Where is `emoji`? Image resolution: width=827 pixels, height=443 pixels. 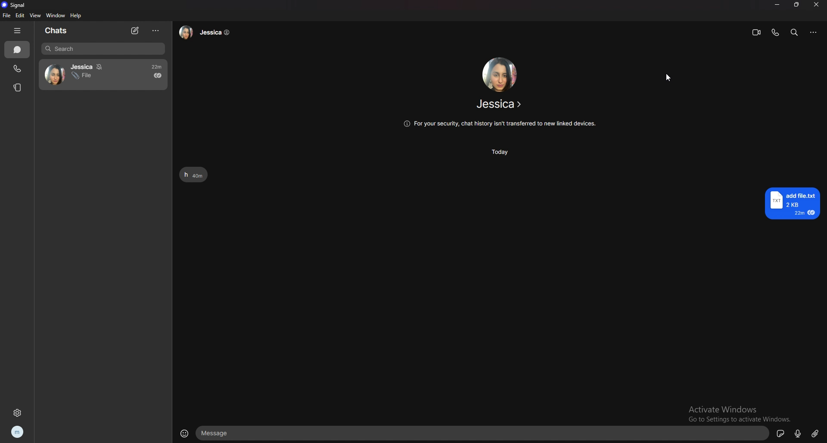
emoji is located at coordinates (185, 434).